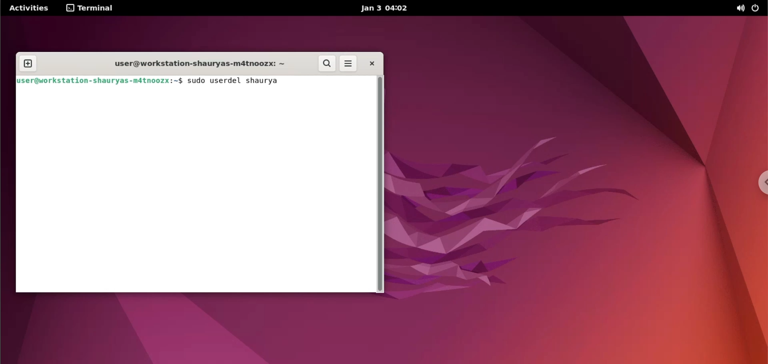 Image resolution: width=768 pixels, height=364 pixels. What do you see at coordinates (28, 64) in the screenshot?
I see `new tab` at bounding box center [28, 64].